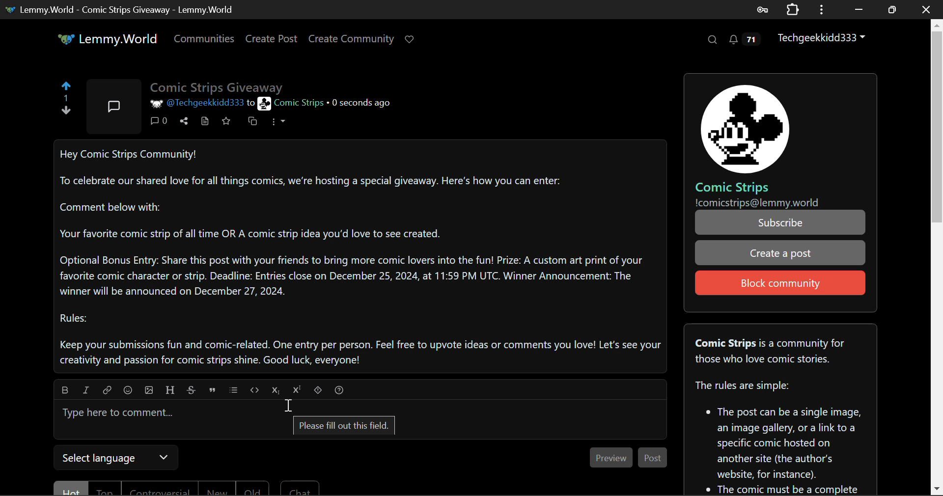  I want to click on Options, so click(277, 124).